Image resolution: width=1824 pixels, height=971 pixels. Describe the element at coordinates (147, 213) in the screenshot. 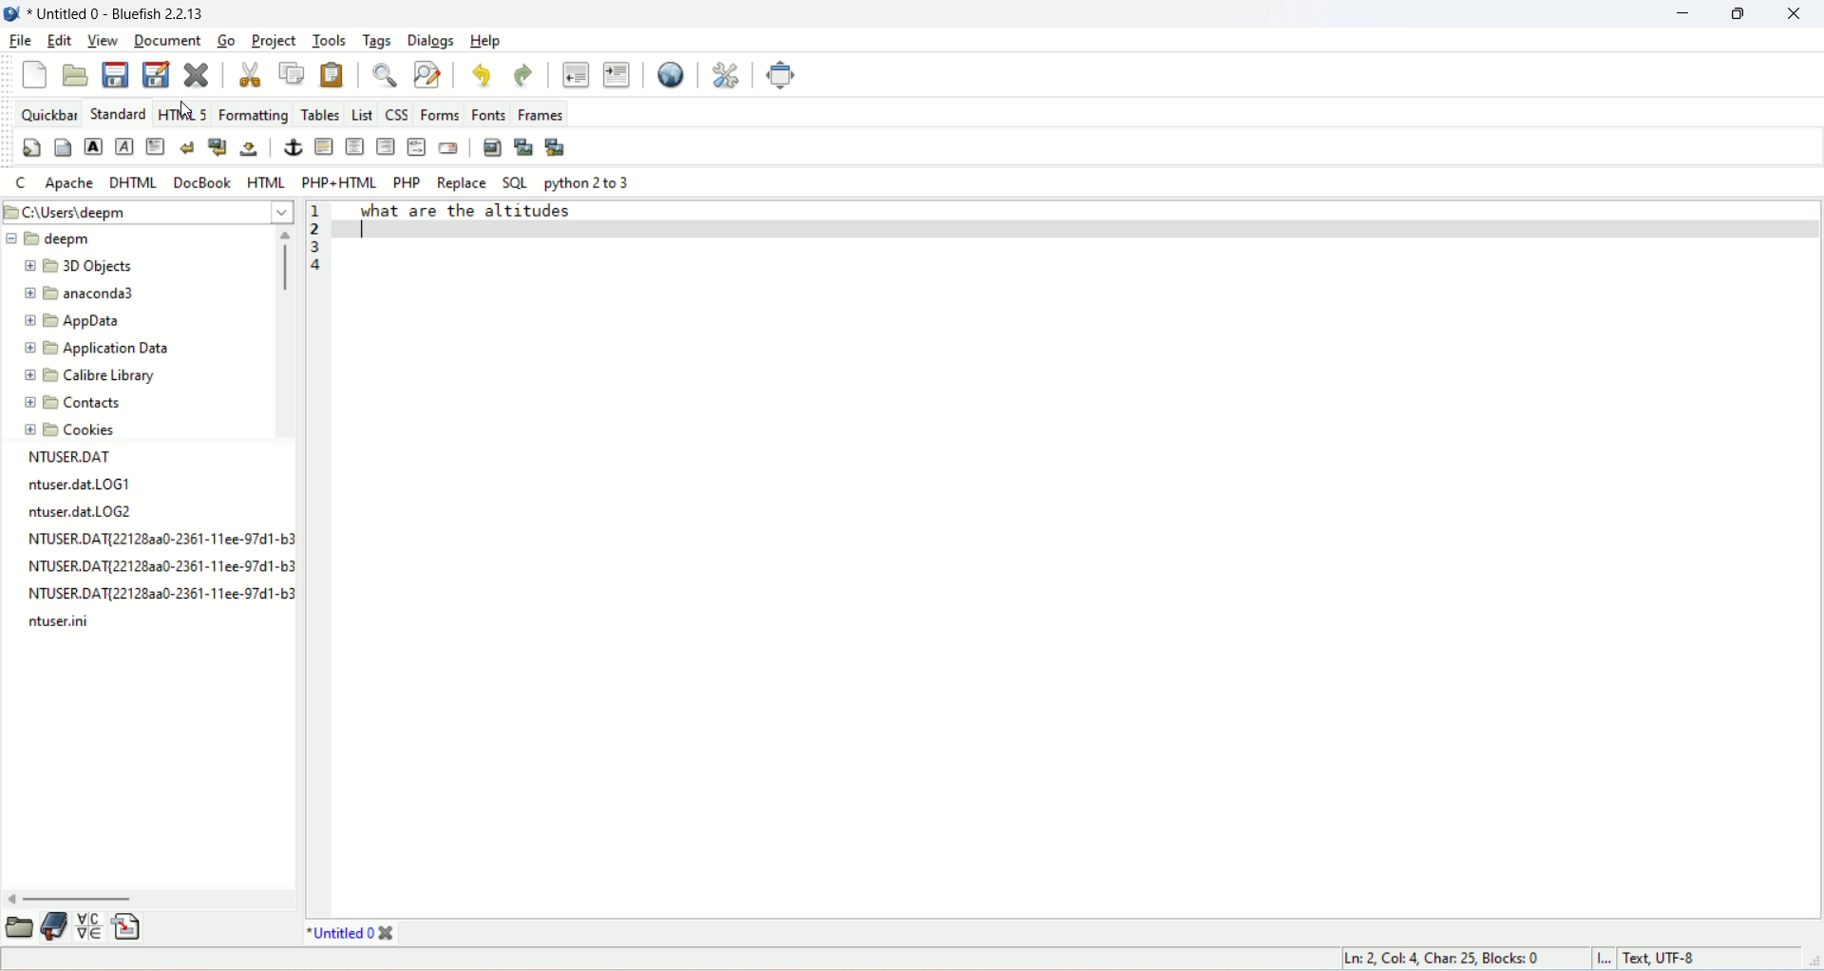

I see `location` at that location.